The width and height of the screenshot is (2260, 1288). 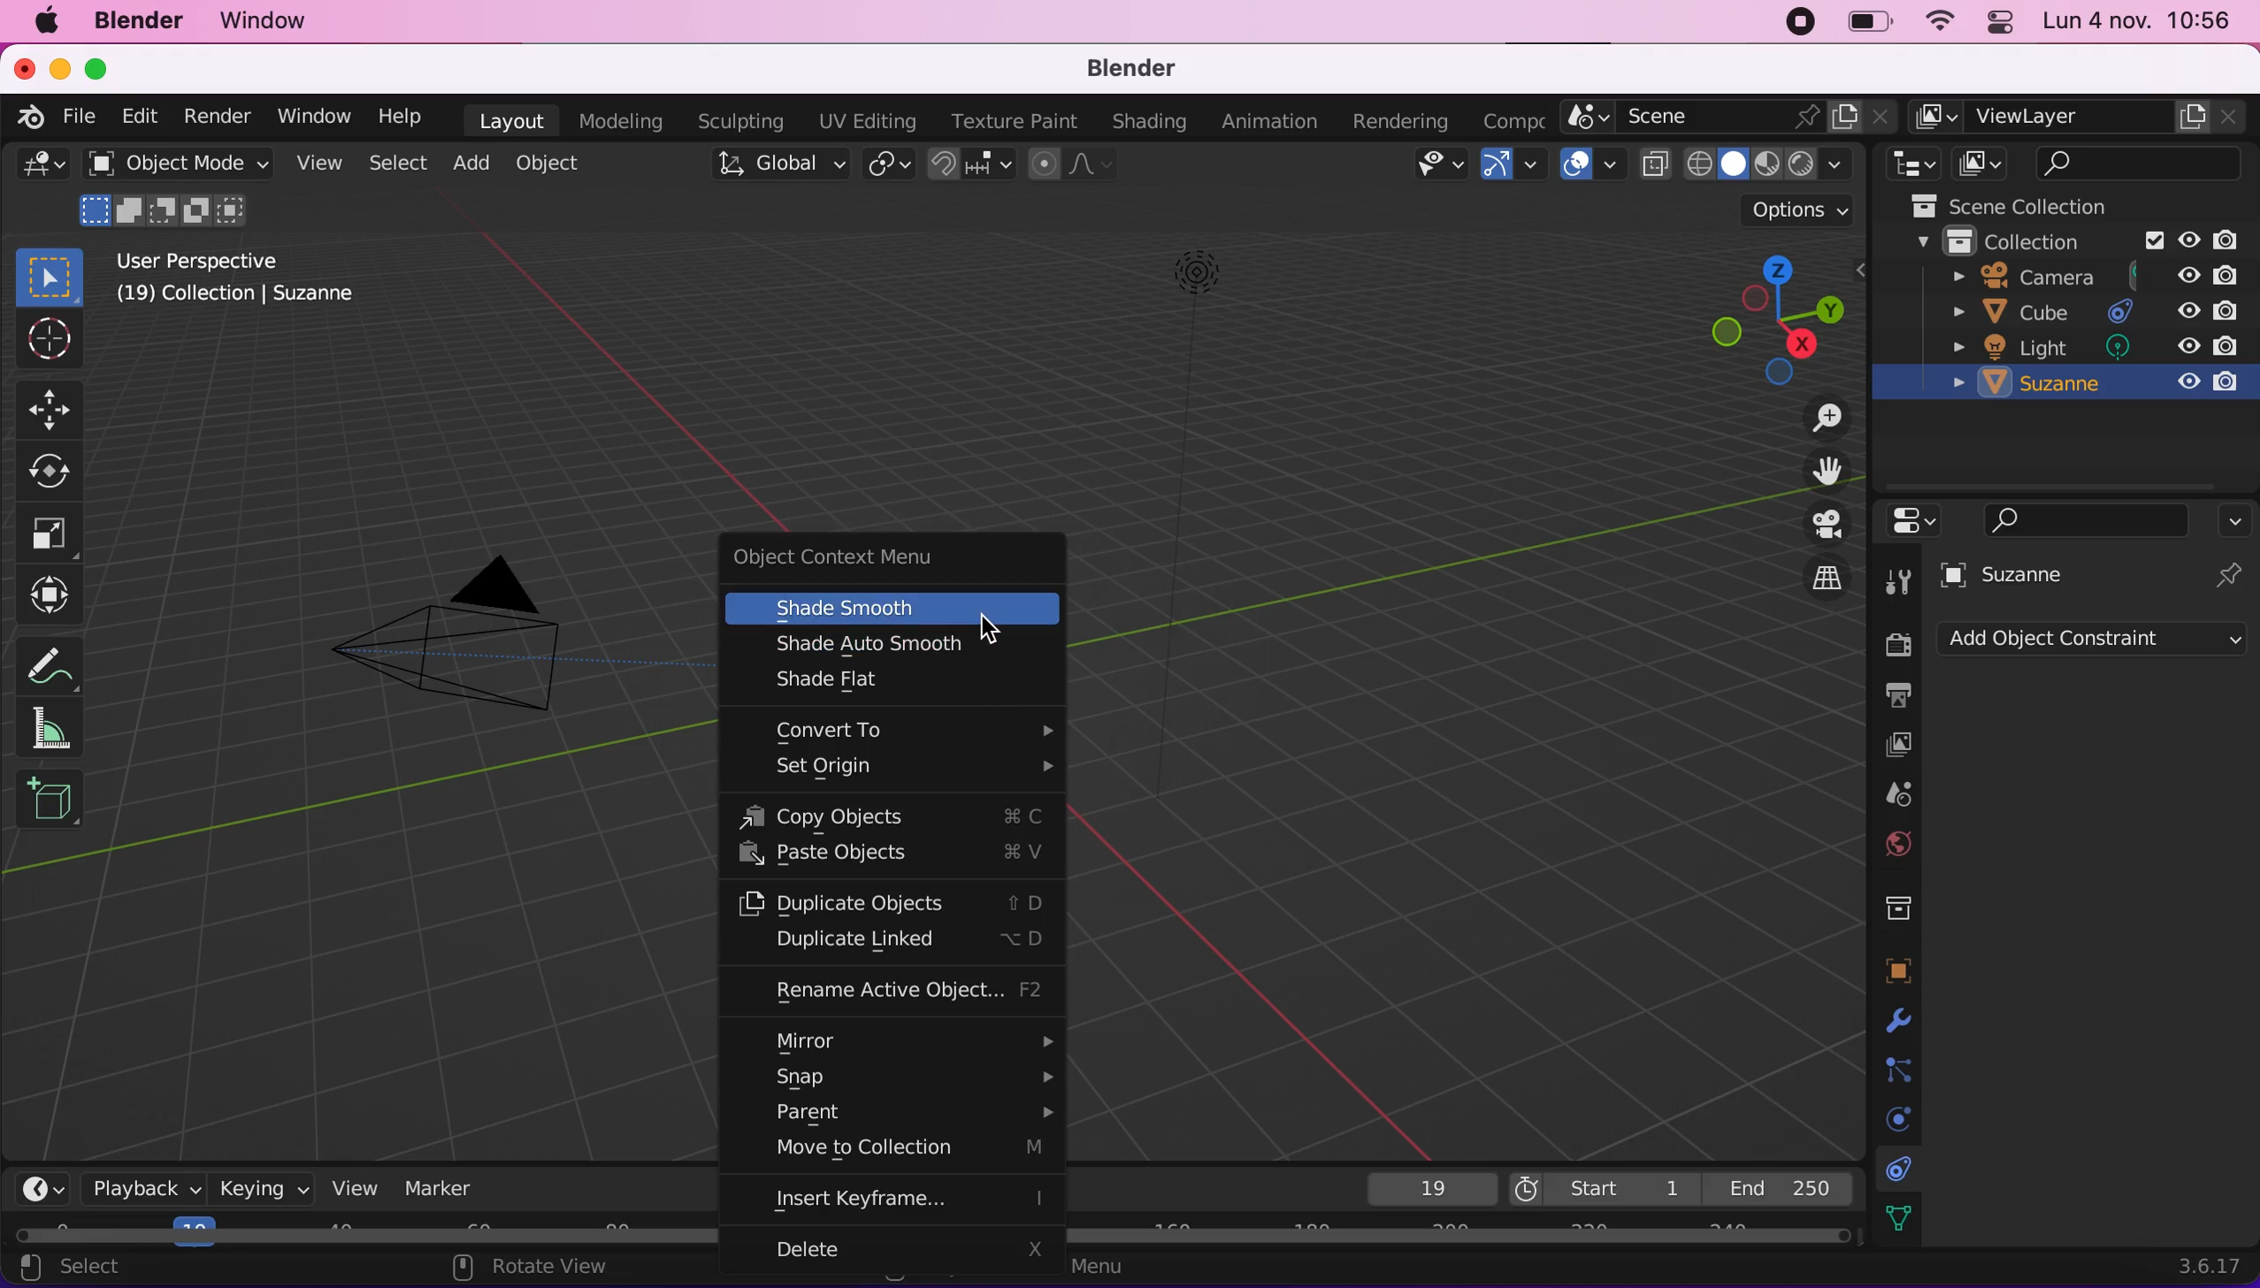 What do you see at coordinates (906, 1039) in the screenshot?
I see `mirror` at bounding box center [906, 1039].